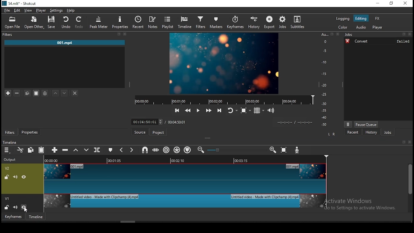  What do you see at coordinates (189, 111) in the screenshot?
I see `play quickly backwards` at bounding box center [189, 111].